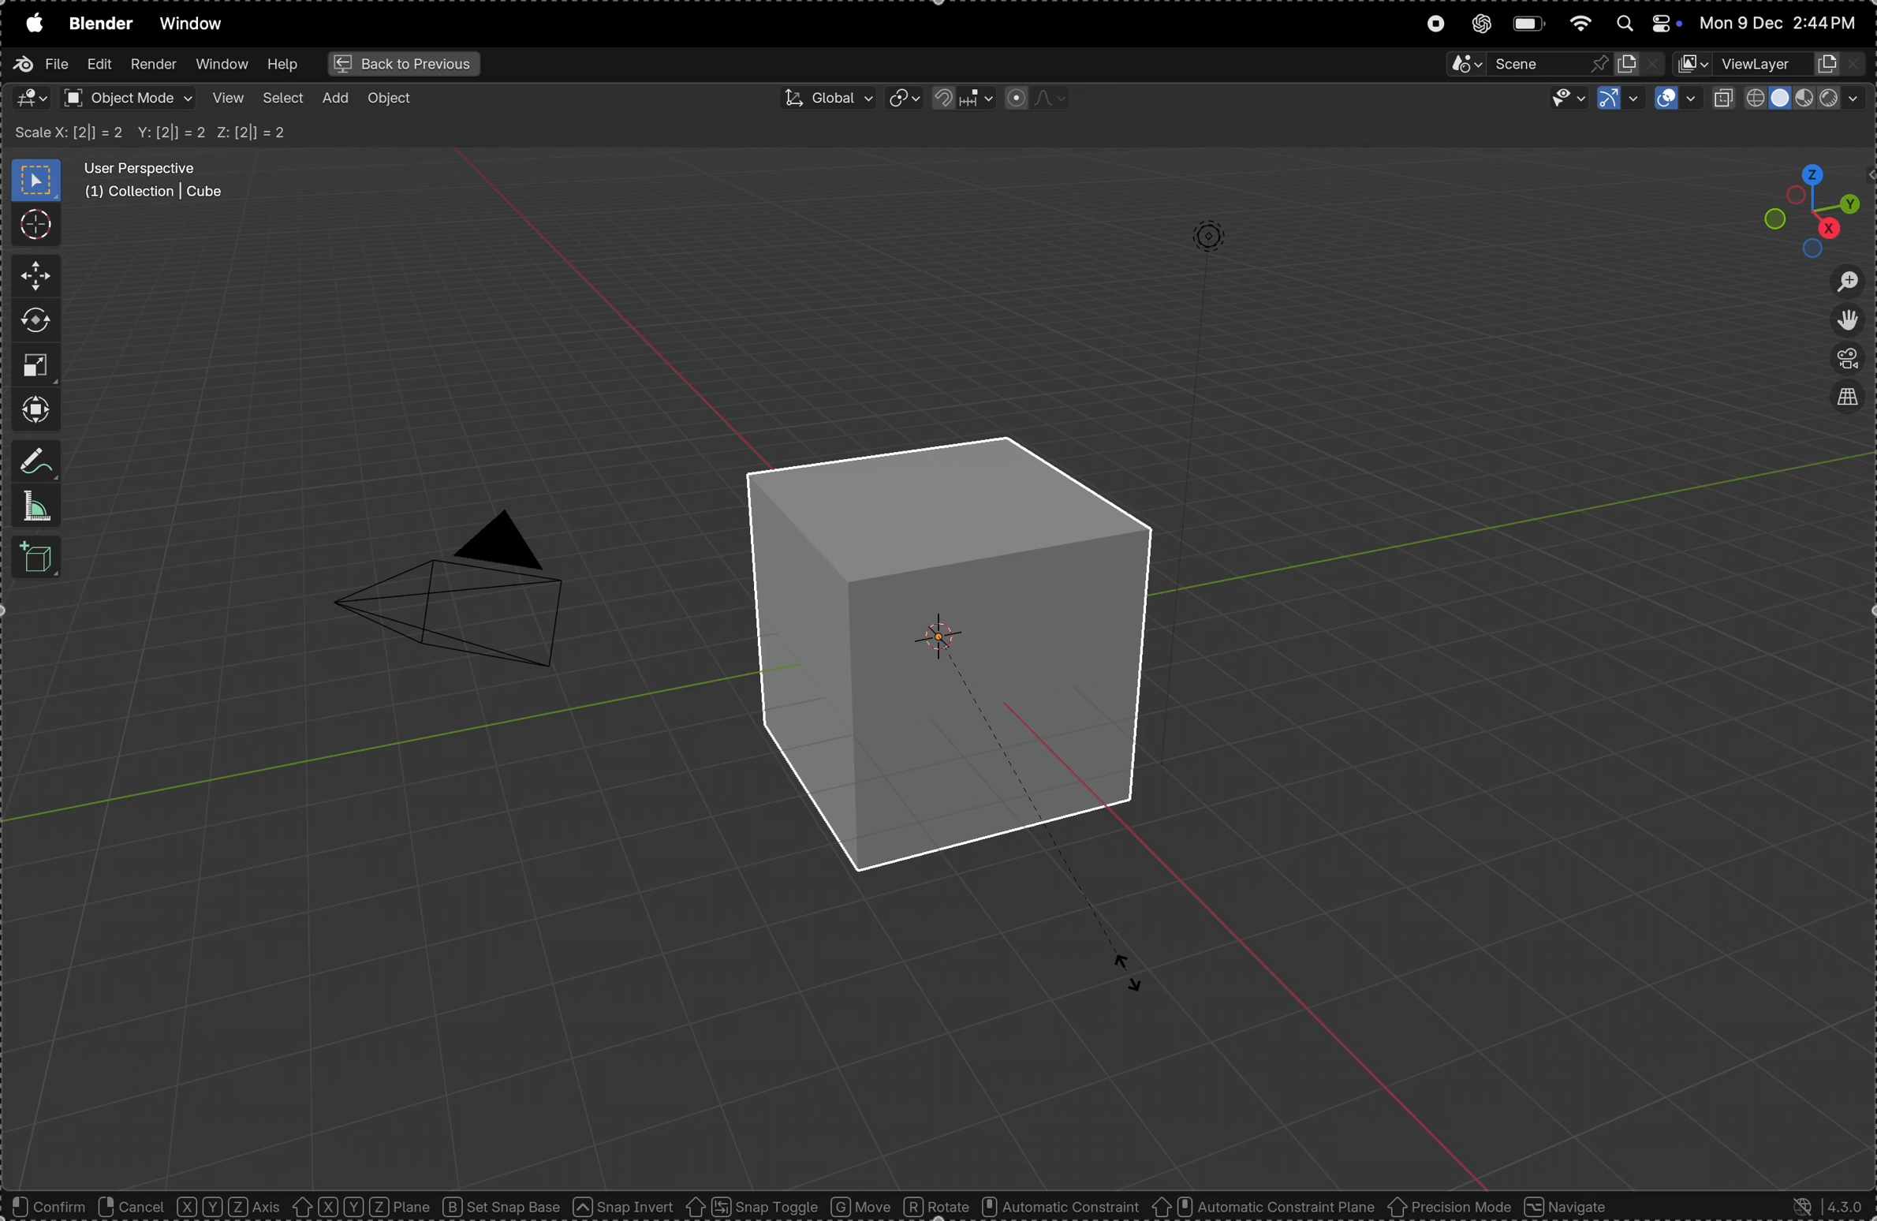 This screenshot has height=1221, width=1877. What do you see at coordinates (31, 100) in the screenshot?
I see `editor type` at bounding box center [31, 100].